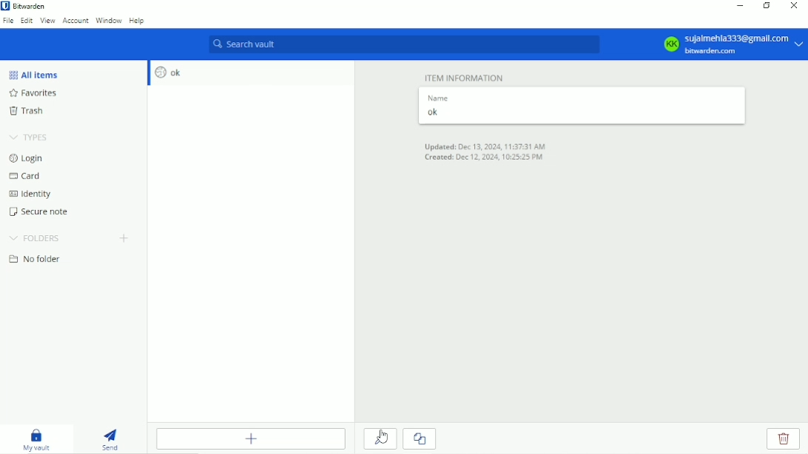  What do you see at coordinates (485, 145) in the screenshot?
I see `Updated on Dec 13, 2024, 11:37:31 AM` at bounding box center [485, 145].